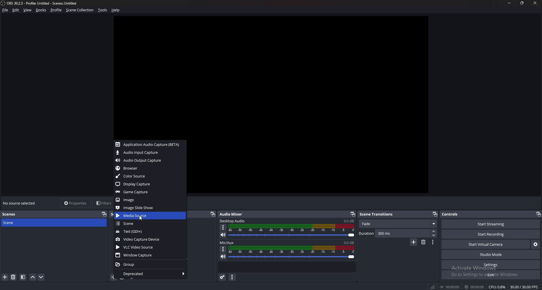 This screenshot has height=290, width=542. Describe the element at coordinates (21, 203) in the screenshot. I see `No source selected` at that location.